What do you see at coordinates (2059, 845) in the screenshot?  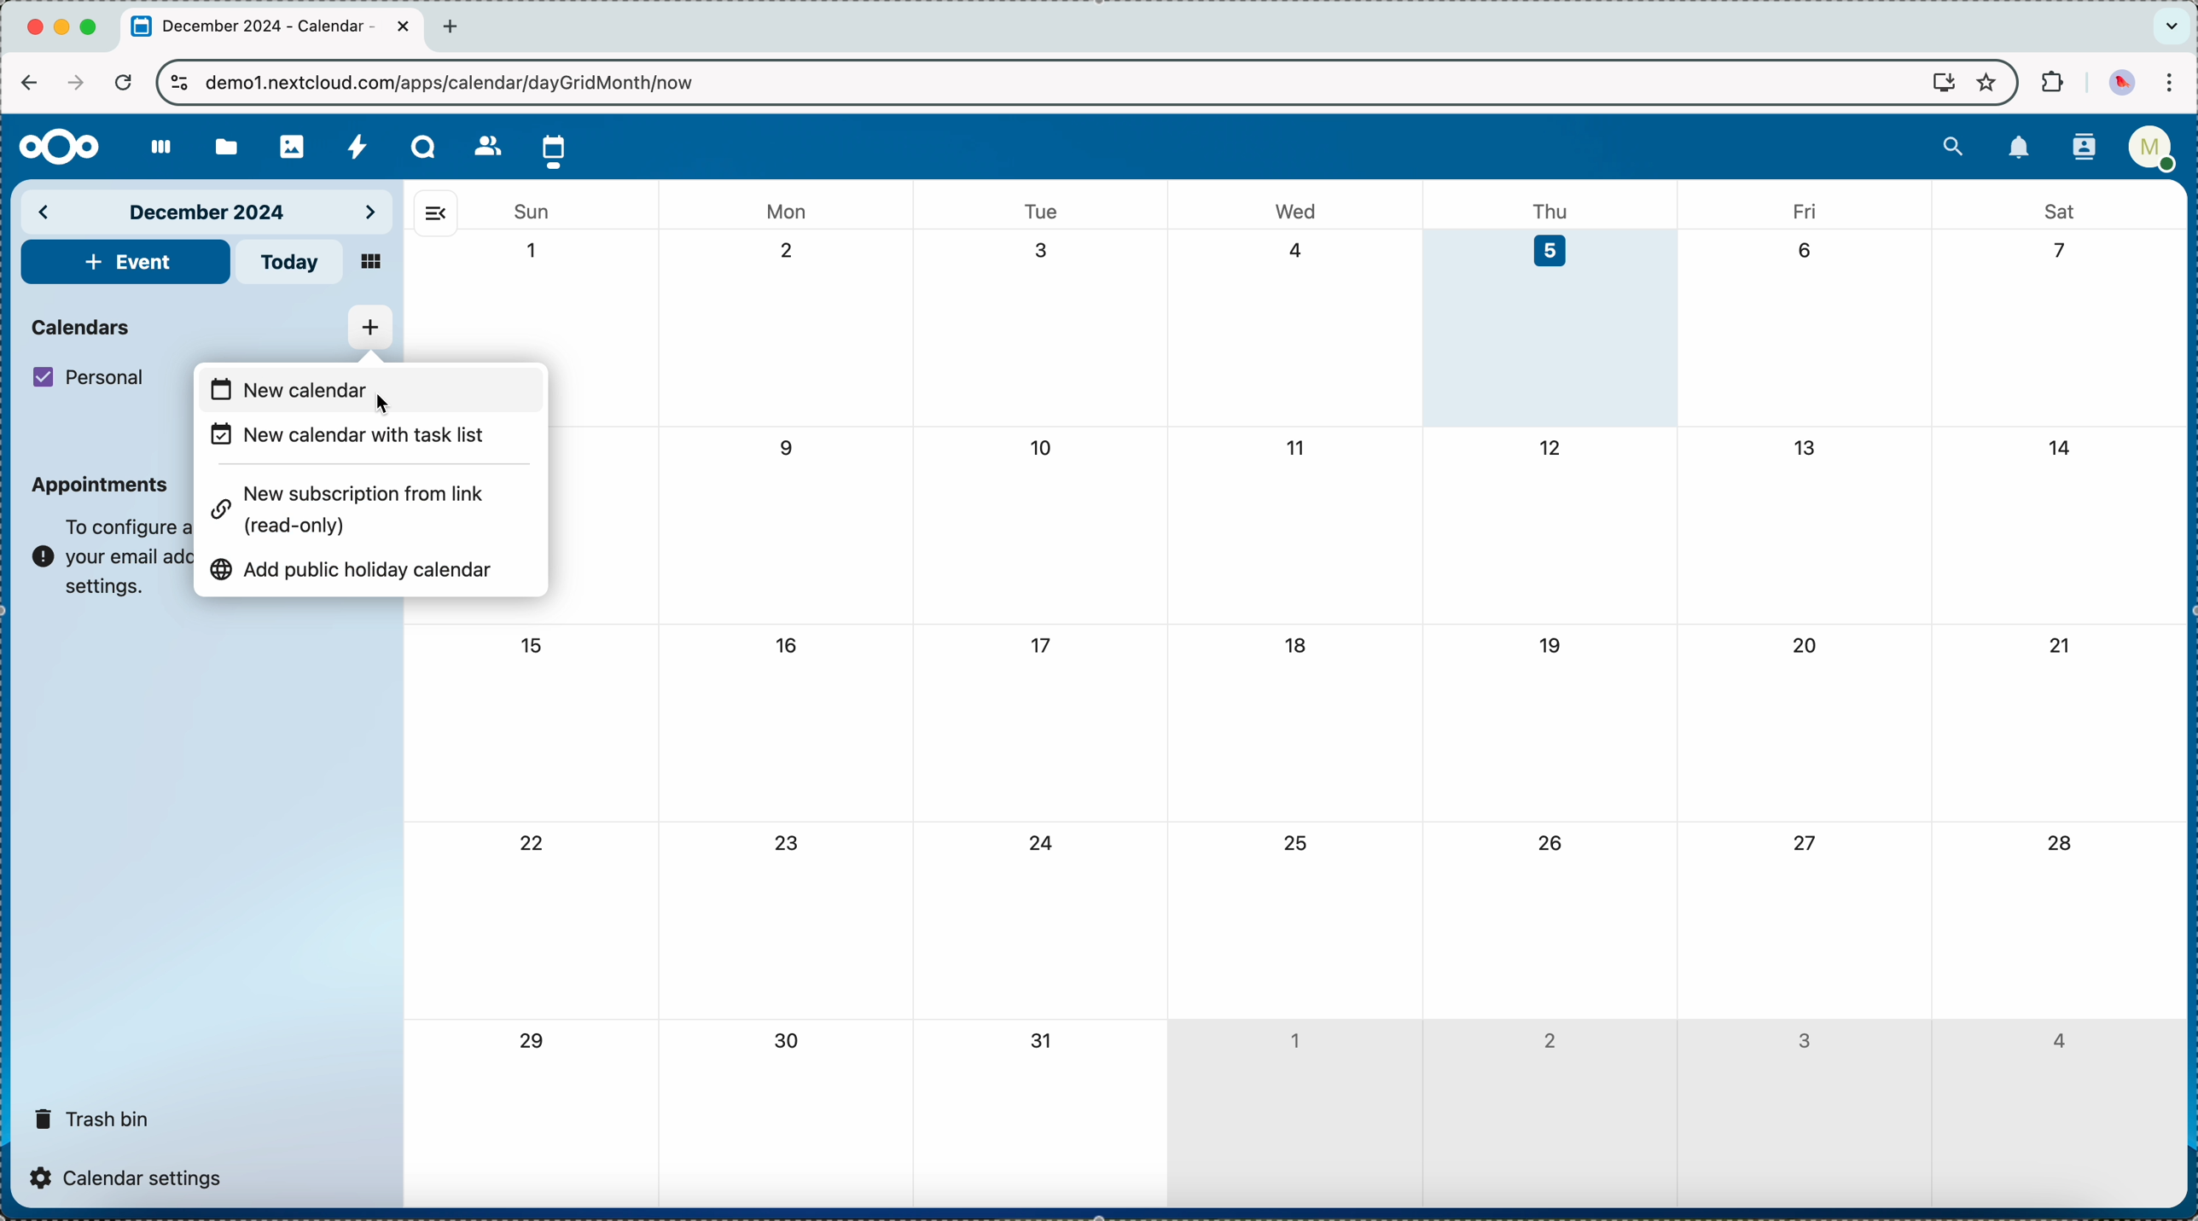 I see `28` at bounding box center [2059, 845].